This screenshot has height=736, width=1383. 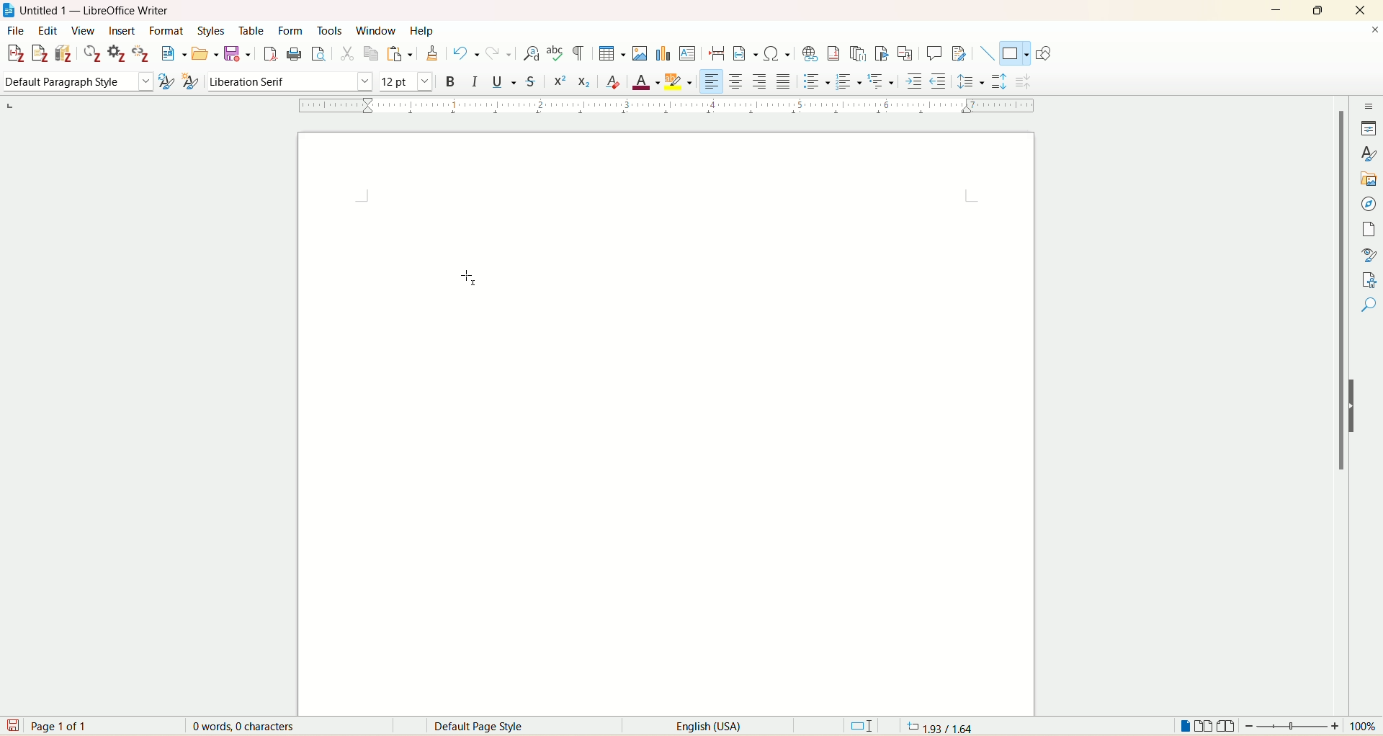 I want to click on set line spacing, so click(x=971, y=81).